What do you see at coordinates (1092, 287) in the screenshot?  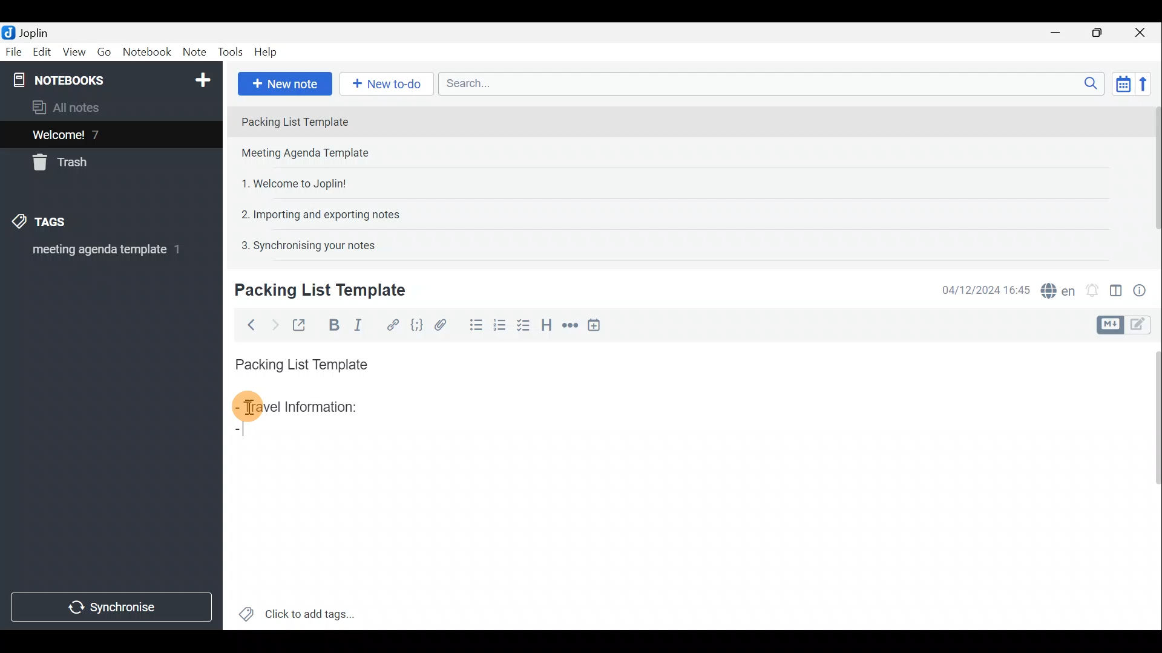 I see `Set alarm` at bounding box center [1092, 287].